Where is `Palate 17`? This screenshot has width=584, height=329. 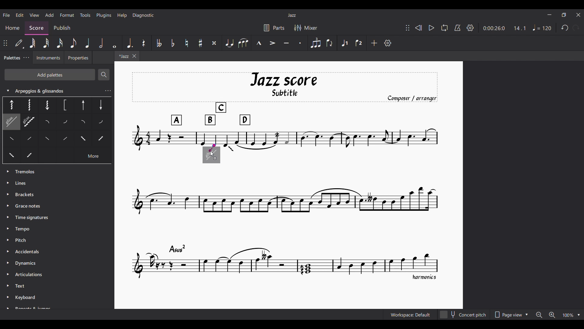 Palate 17 is located at coordinates (101, 140).